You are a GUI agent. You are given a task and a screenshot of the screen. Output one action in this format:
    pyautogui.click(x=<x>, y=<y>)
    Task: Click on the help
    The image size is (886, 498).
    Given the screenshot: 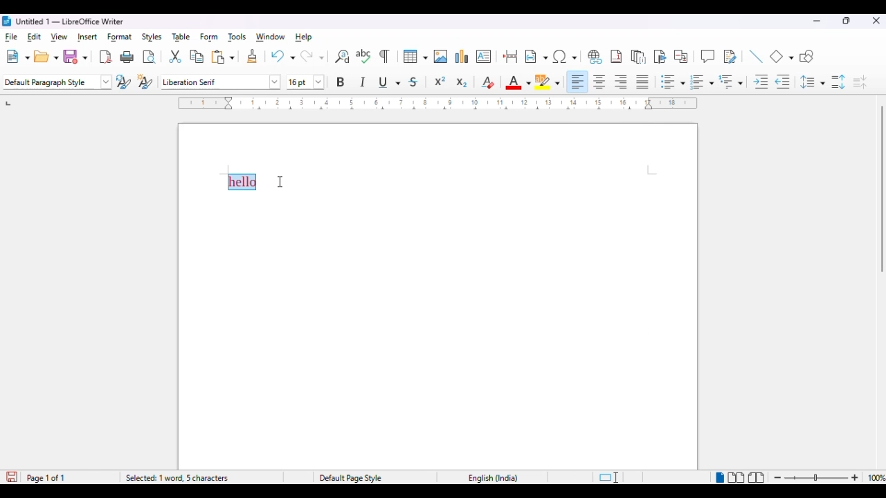 What is the action you would take?
    pyautogui.click(x=303, y=37)
    